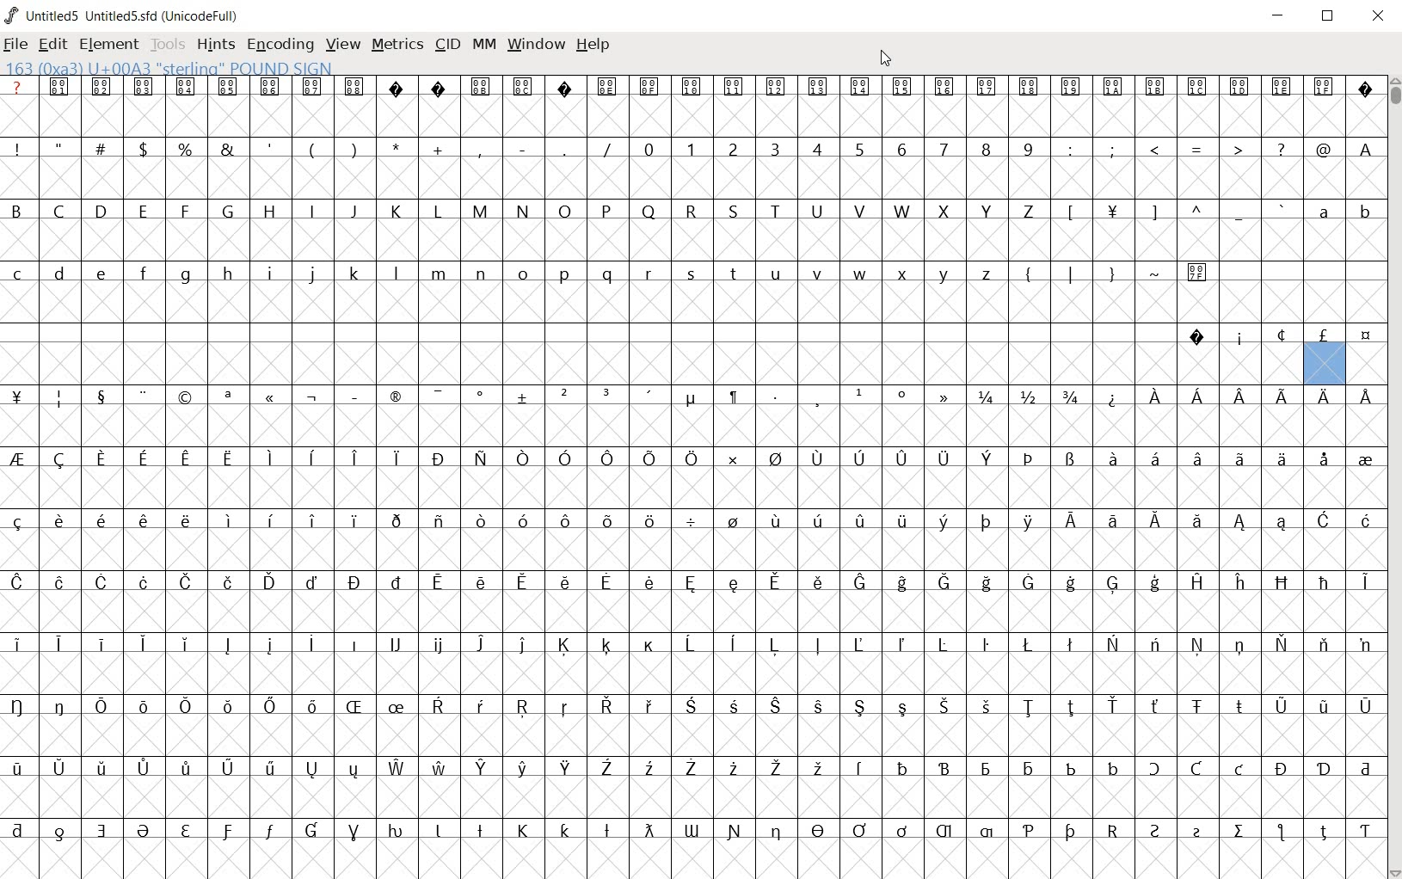 The height and width of the screenshot is (879, 1402). Describe the element at coordinates (175, 66) in the screenshot. I see `163 (Oxa3 00A3 “sterling” POUND SIGN` at that location.